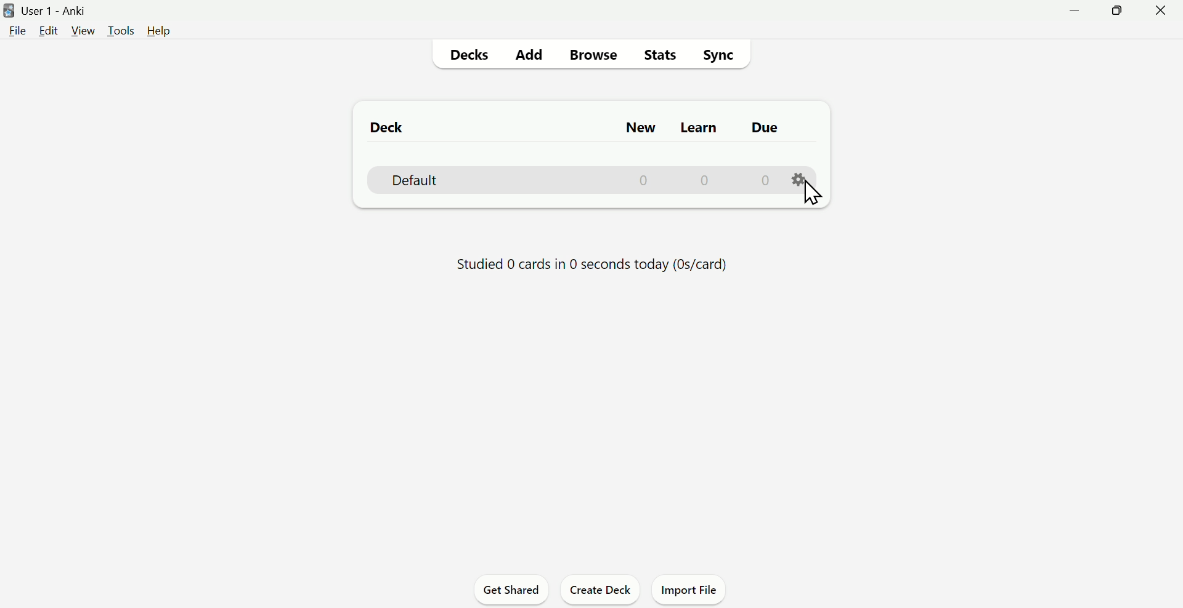 The height and width of the screenshot is (608, 1183). What do you see at coordinates (697, 593) in the screenshot?
I see `Import File` at bounding box center [697, 593].